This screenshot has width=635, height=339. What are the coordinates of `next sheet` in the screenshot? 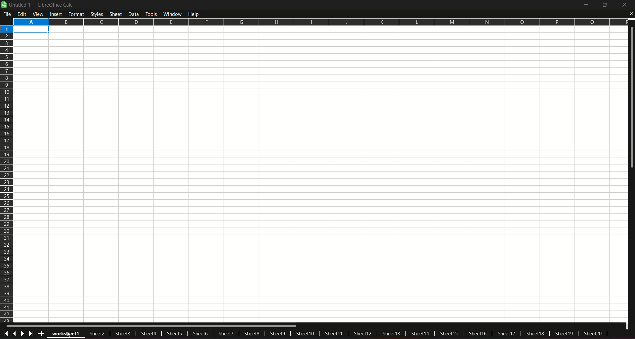 It's located at (23, 333).